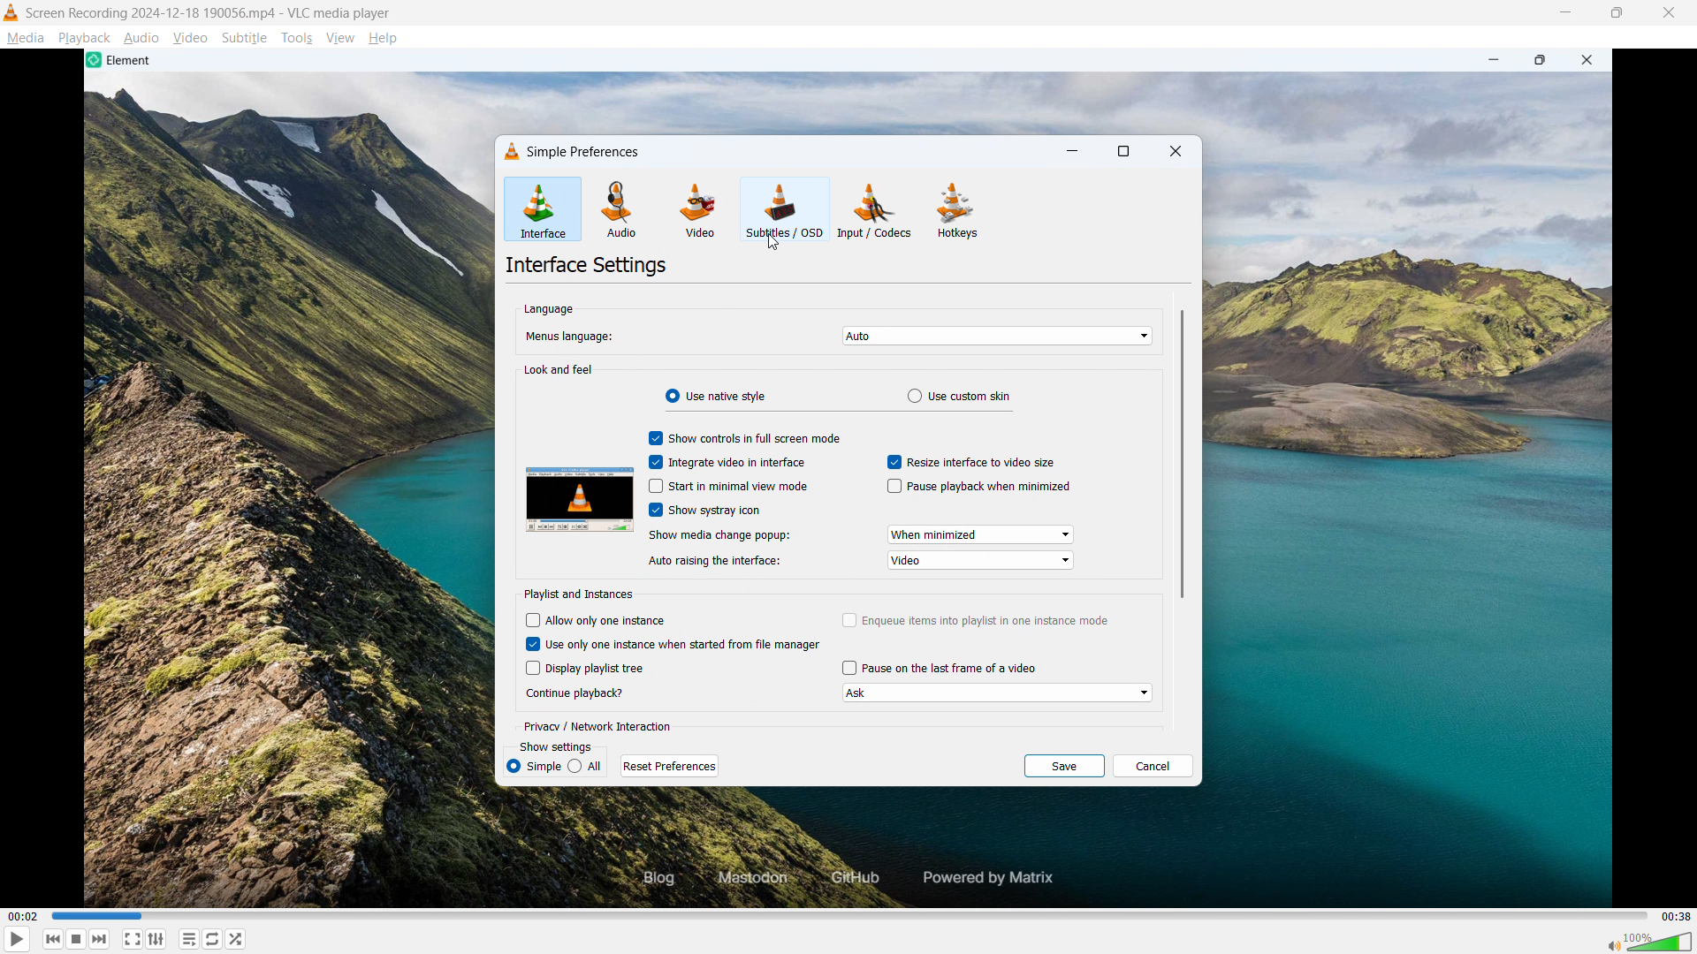 The image size is (1697, 954). What do you see at coordinates (956, 212) in the screenshot?
I see `Hot keys ` at bounding box center [956, 212].